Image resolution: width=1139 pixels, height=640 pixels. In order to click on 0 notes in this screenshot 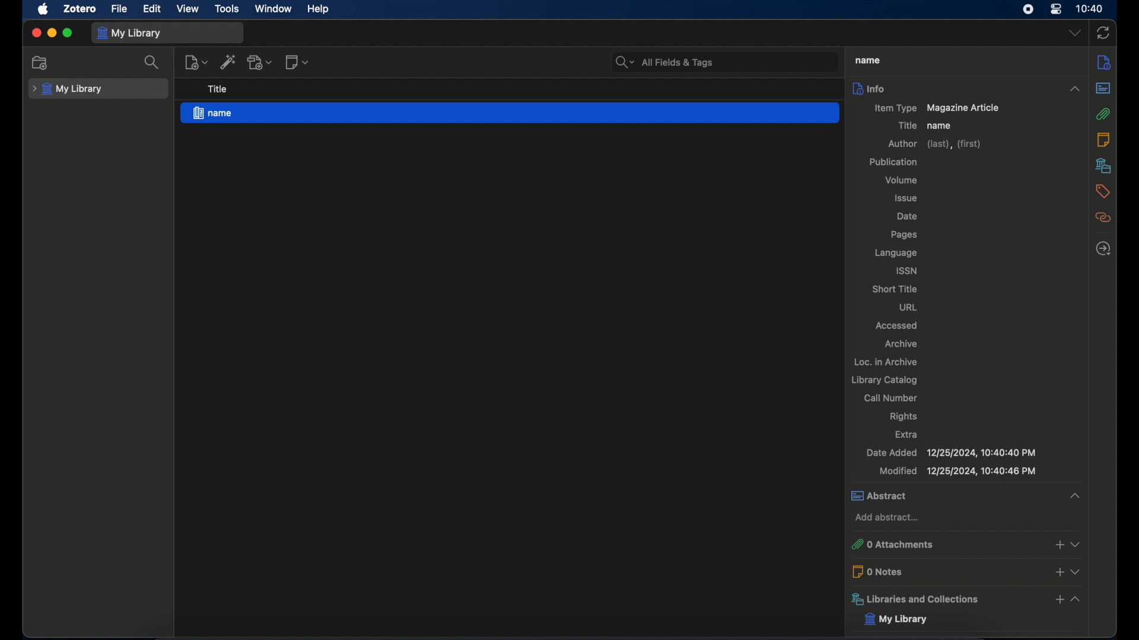, I will do `click(965, 571)`.